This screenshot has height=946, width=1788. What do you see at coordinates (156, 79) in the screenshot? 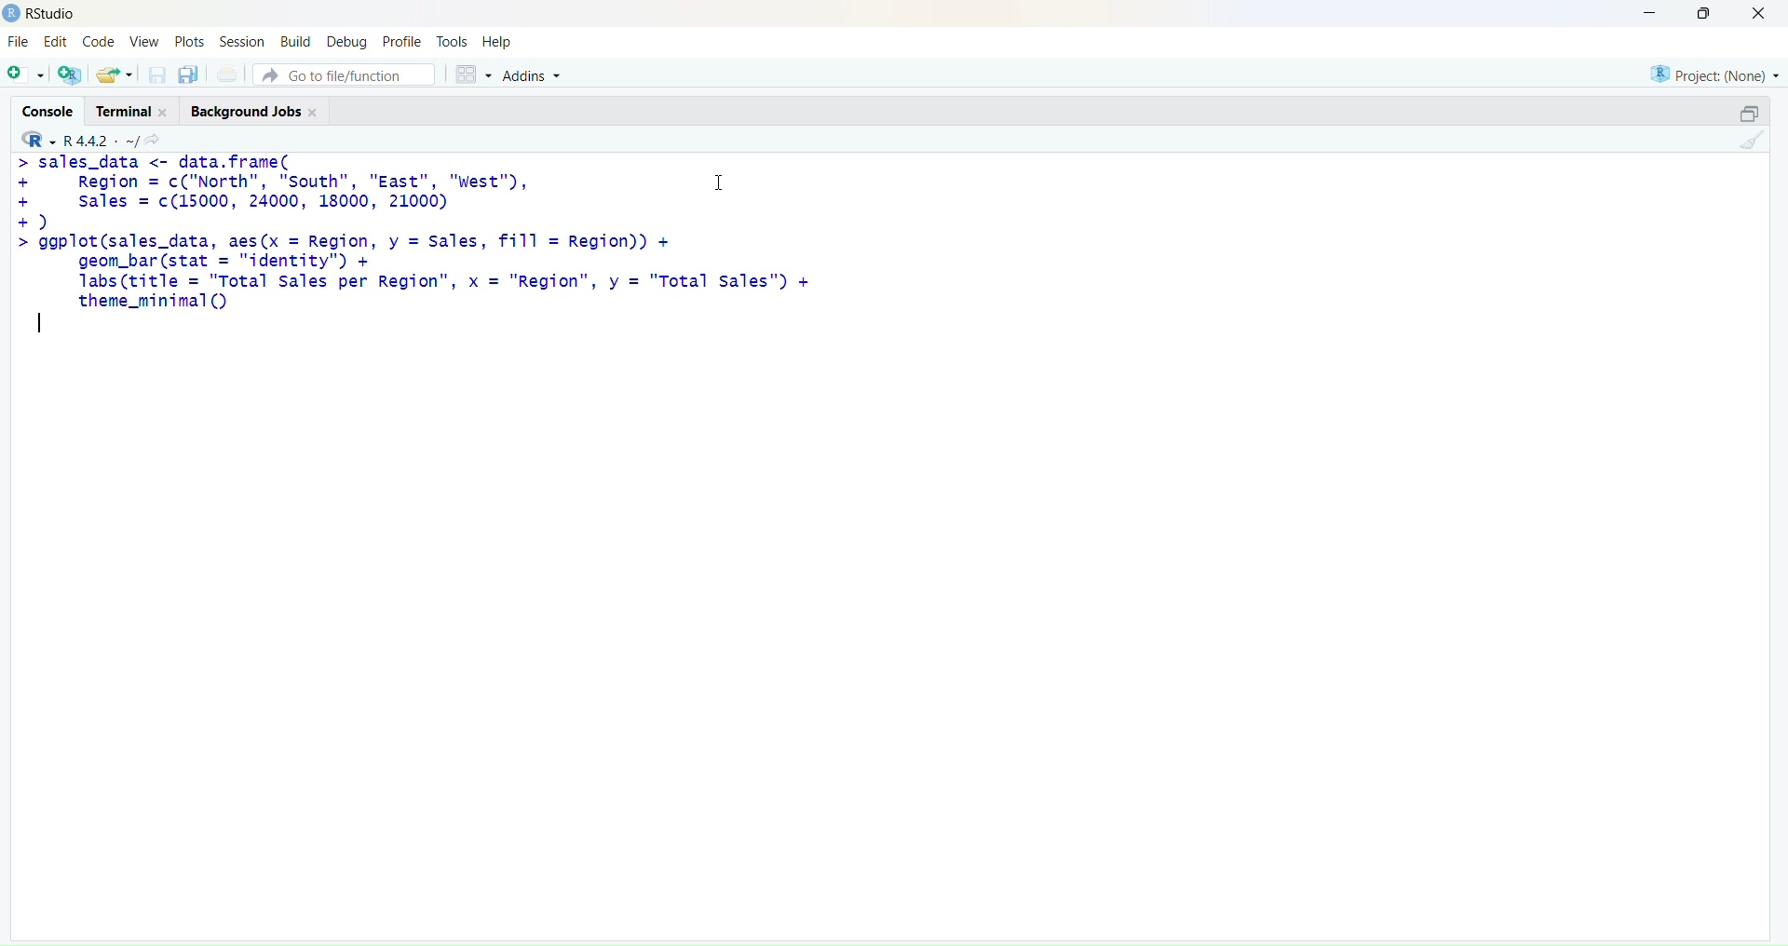
I see `save` at bounding box center [156, 79].